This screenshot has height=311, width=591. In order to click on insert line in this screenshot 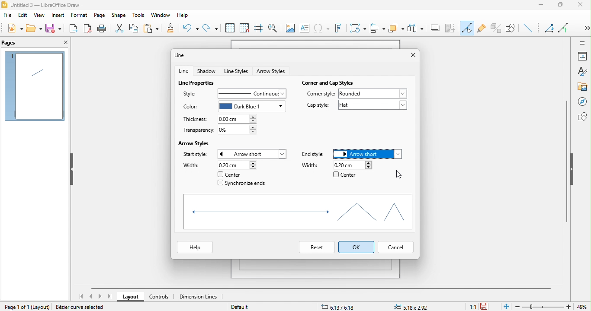, I will do `click(530, 29)`.